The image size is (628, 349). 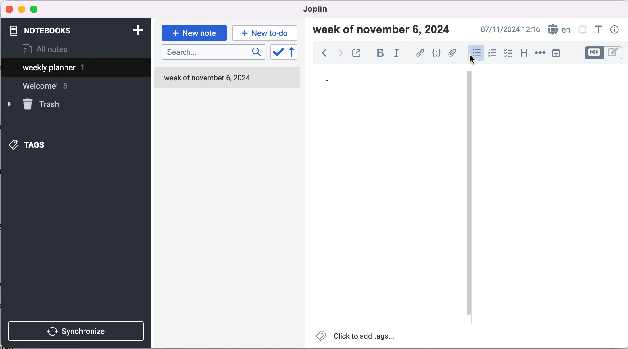 What do you see at coordinates (399, 53) in the screenshot?
I see `italic` at bounding box center [399, 53].